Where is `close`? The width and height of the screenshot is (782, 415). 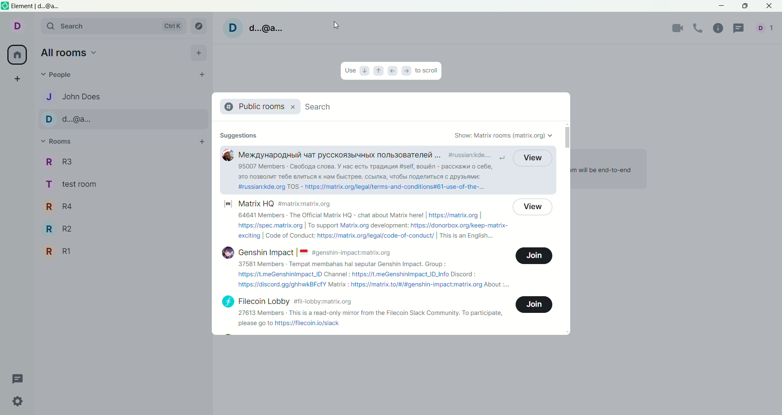
close is located at coordinates (770, 6).